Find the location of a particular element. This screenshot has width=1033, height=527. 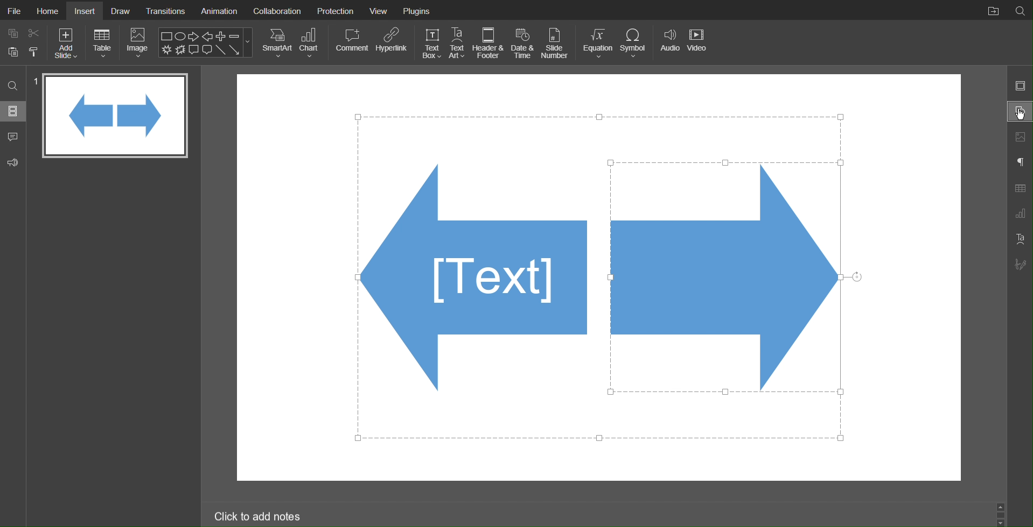

copy is located at coordinates (12, 32).